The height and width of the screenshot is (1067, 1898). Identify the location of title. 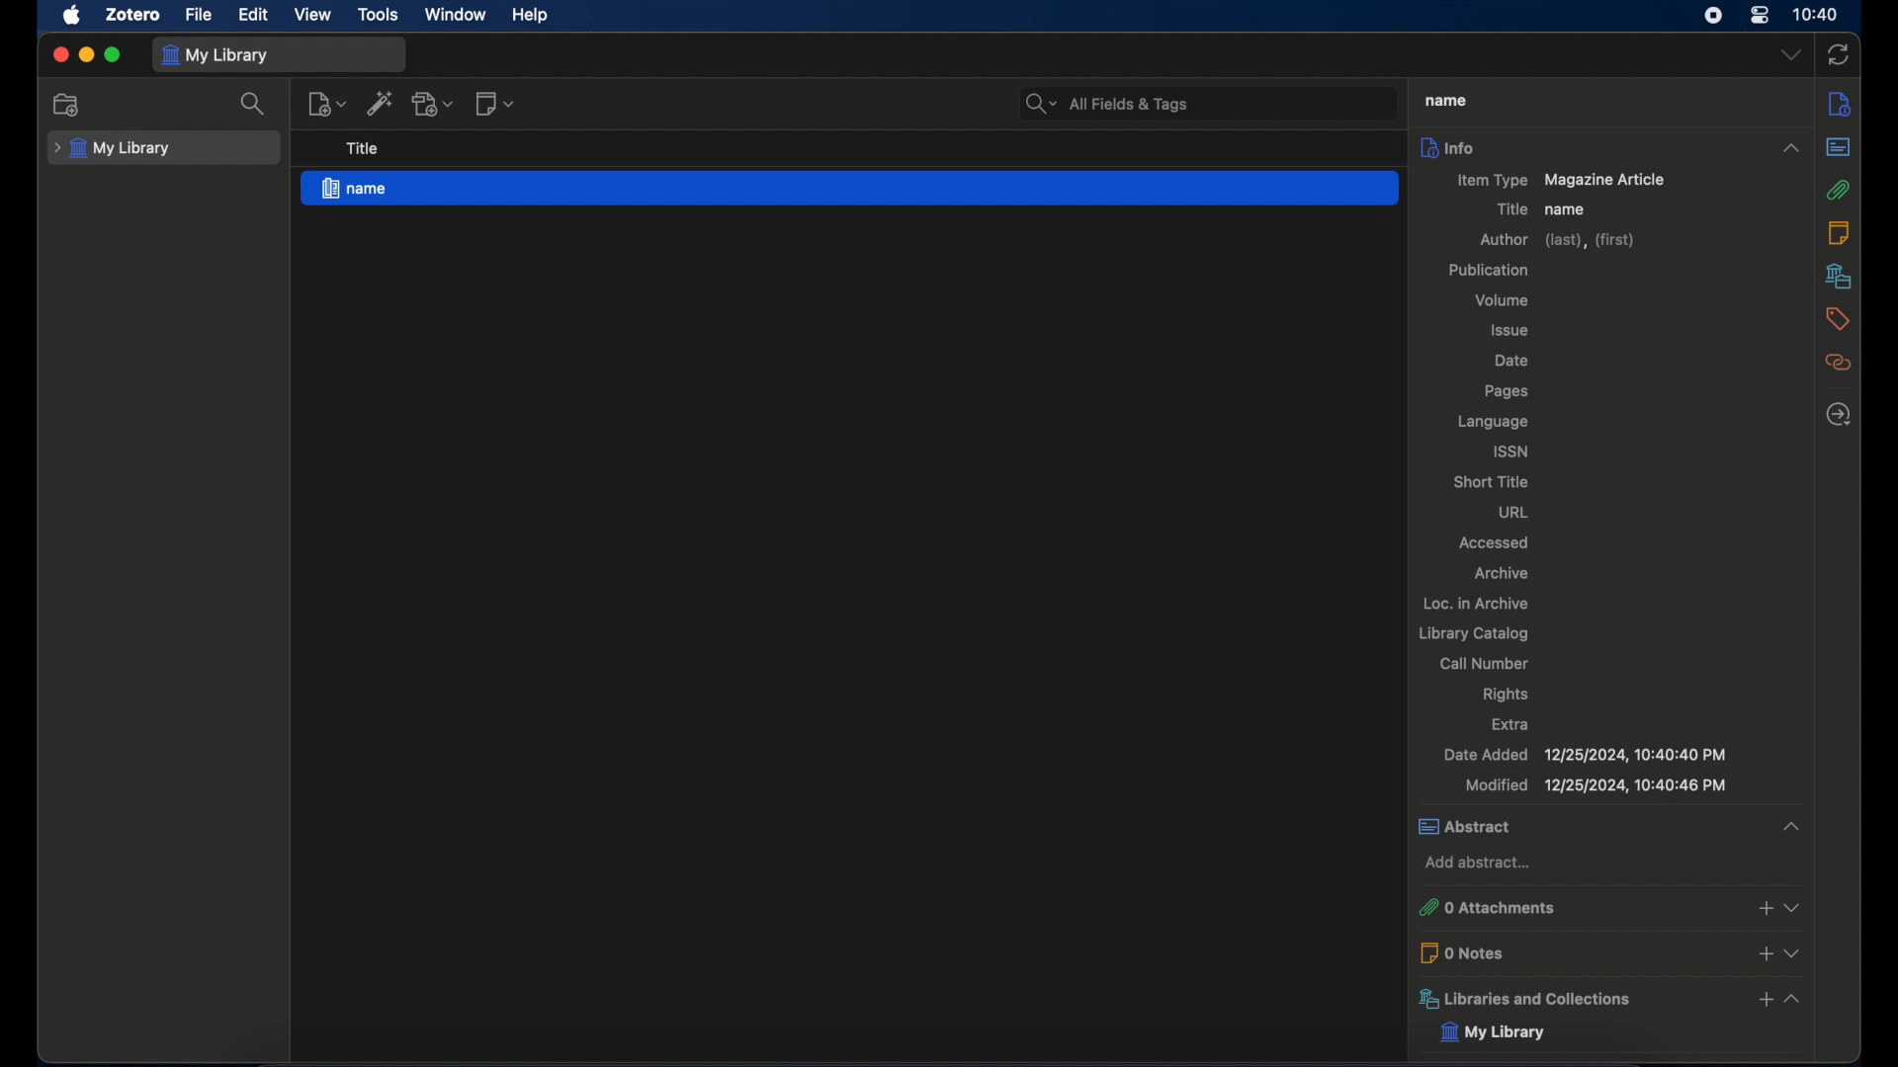
(363, 148).